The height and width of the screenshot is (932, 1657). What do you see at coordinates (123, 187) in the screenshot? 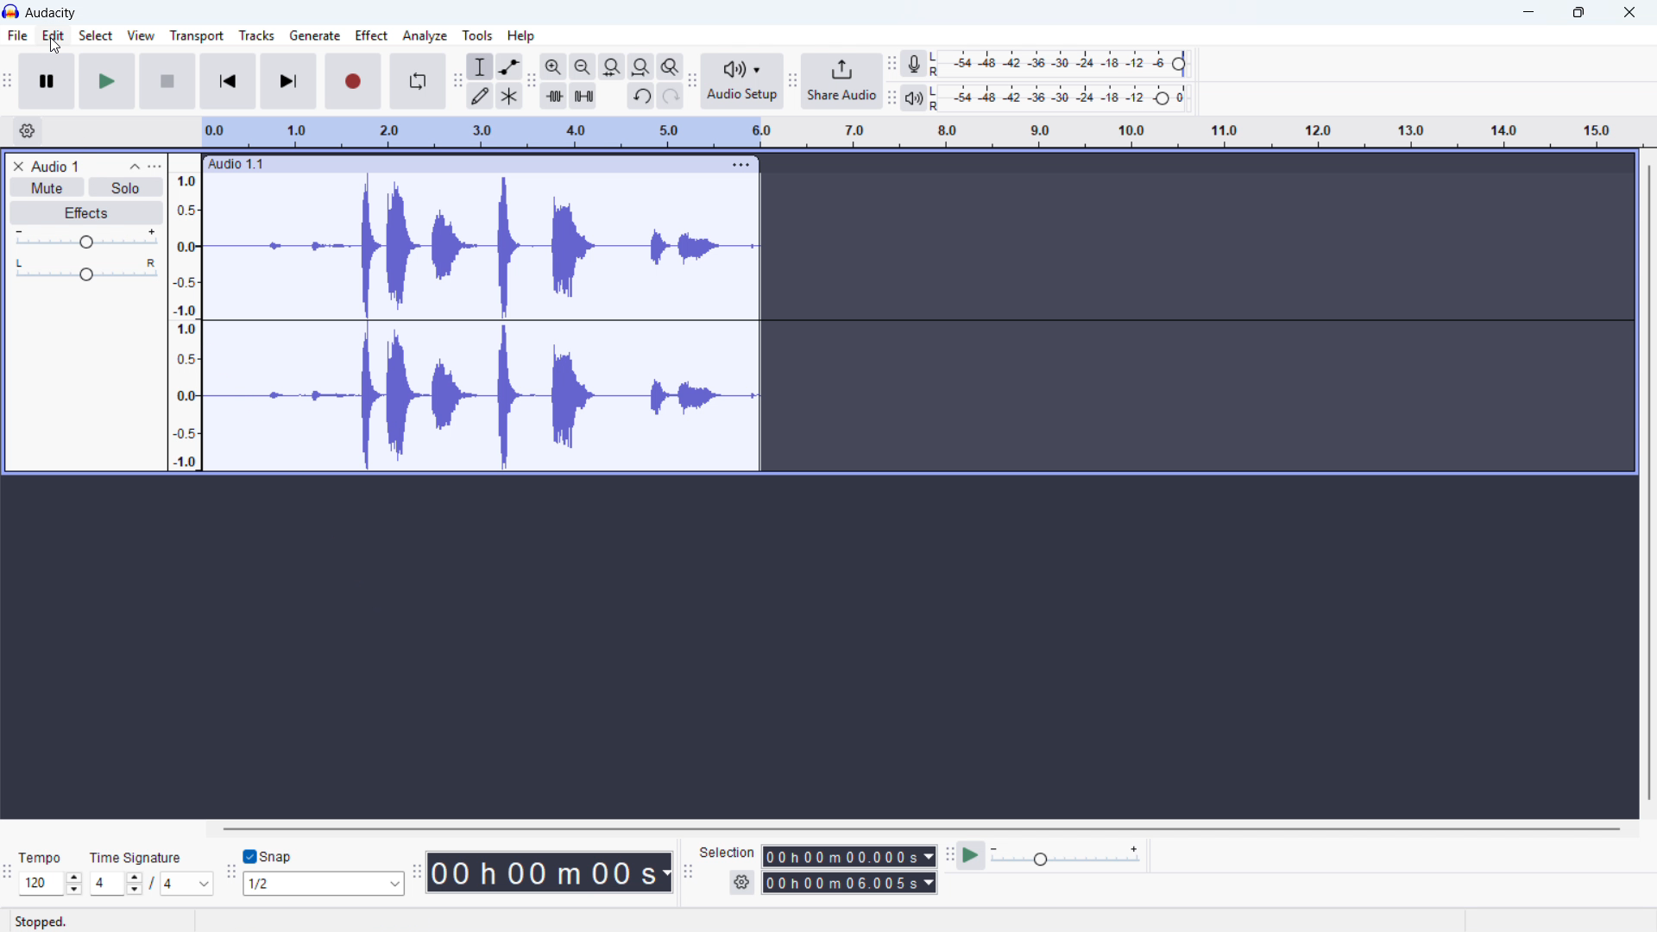
I see `solo` at bounding box center [123, 187].